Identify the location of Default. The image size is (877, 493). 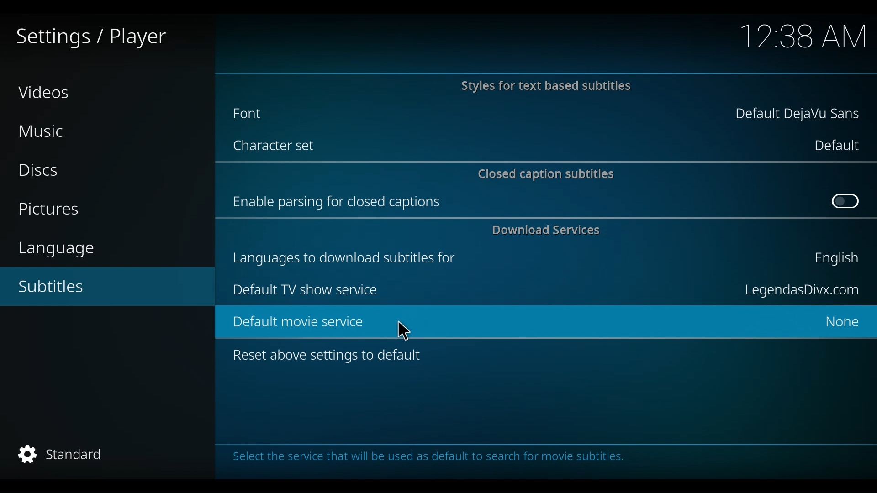
(835, 145).